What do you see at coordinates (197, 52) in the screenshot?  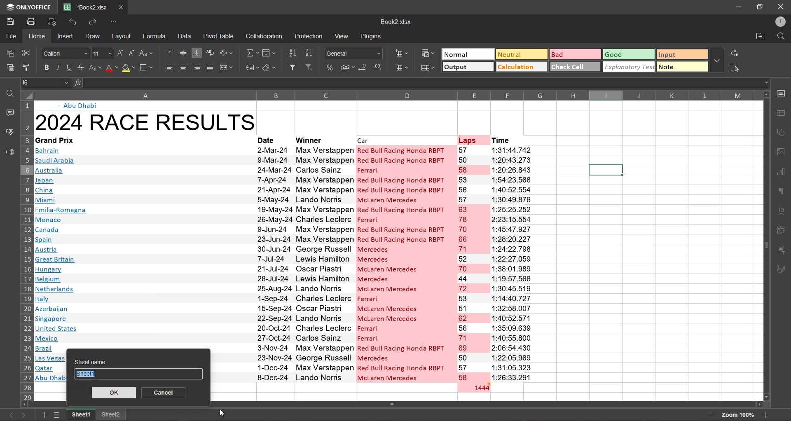 I see `align bottom` at bounding box center [197, 52].